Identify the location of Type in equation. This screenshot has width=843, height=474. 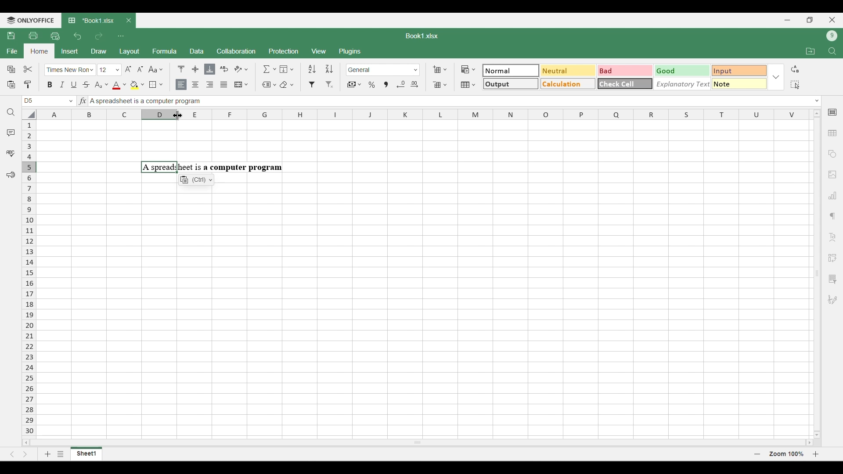
(82, 101).